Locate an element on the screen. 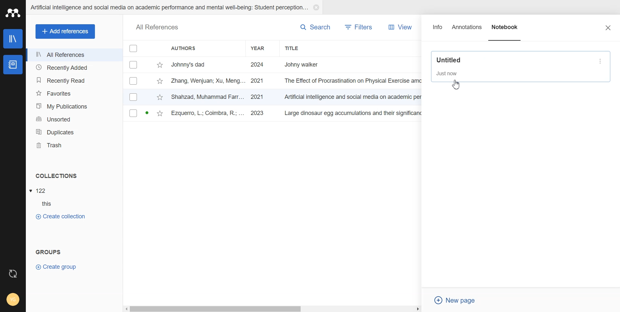 This screenshot has height=312, width=620. Search is located at coordinates (315, 27).